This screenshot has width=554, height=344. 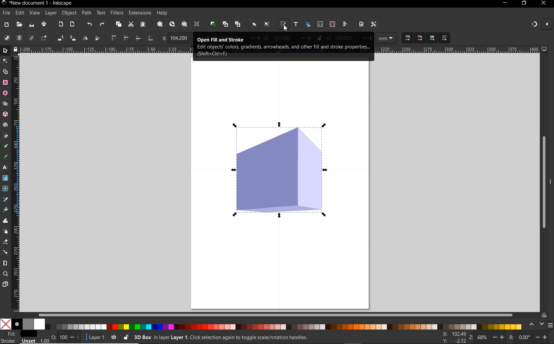 What do you see at coordinates (131, 24) in the screenshot?
I see `CUT` at bounding box center [131, 24].